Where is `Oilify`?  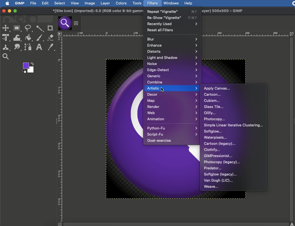
Oilify is located at coordinates (211, 113).